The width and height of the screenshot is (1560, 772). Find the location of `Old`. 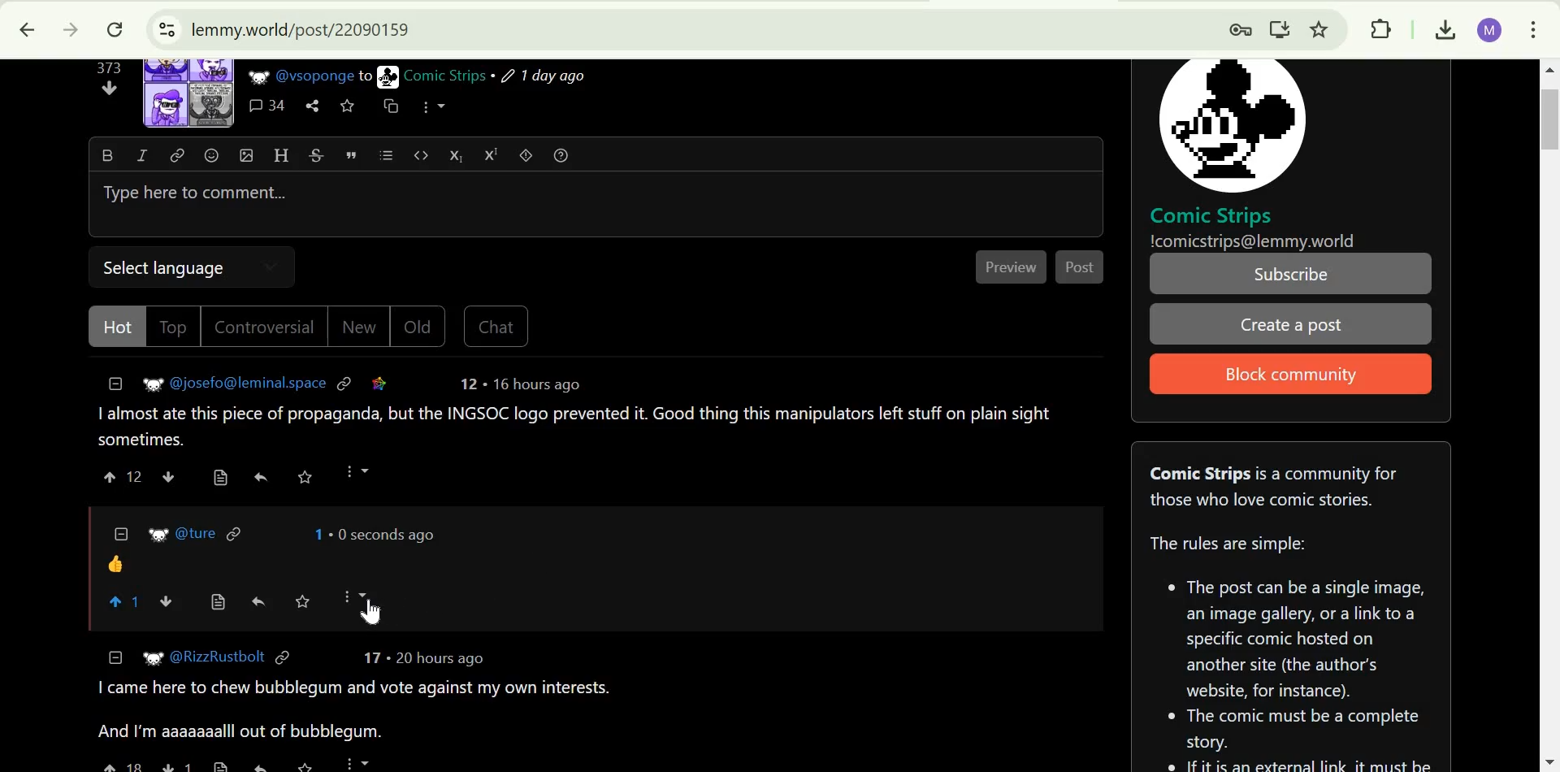

Old is located at coordinates (419, 326).